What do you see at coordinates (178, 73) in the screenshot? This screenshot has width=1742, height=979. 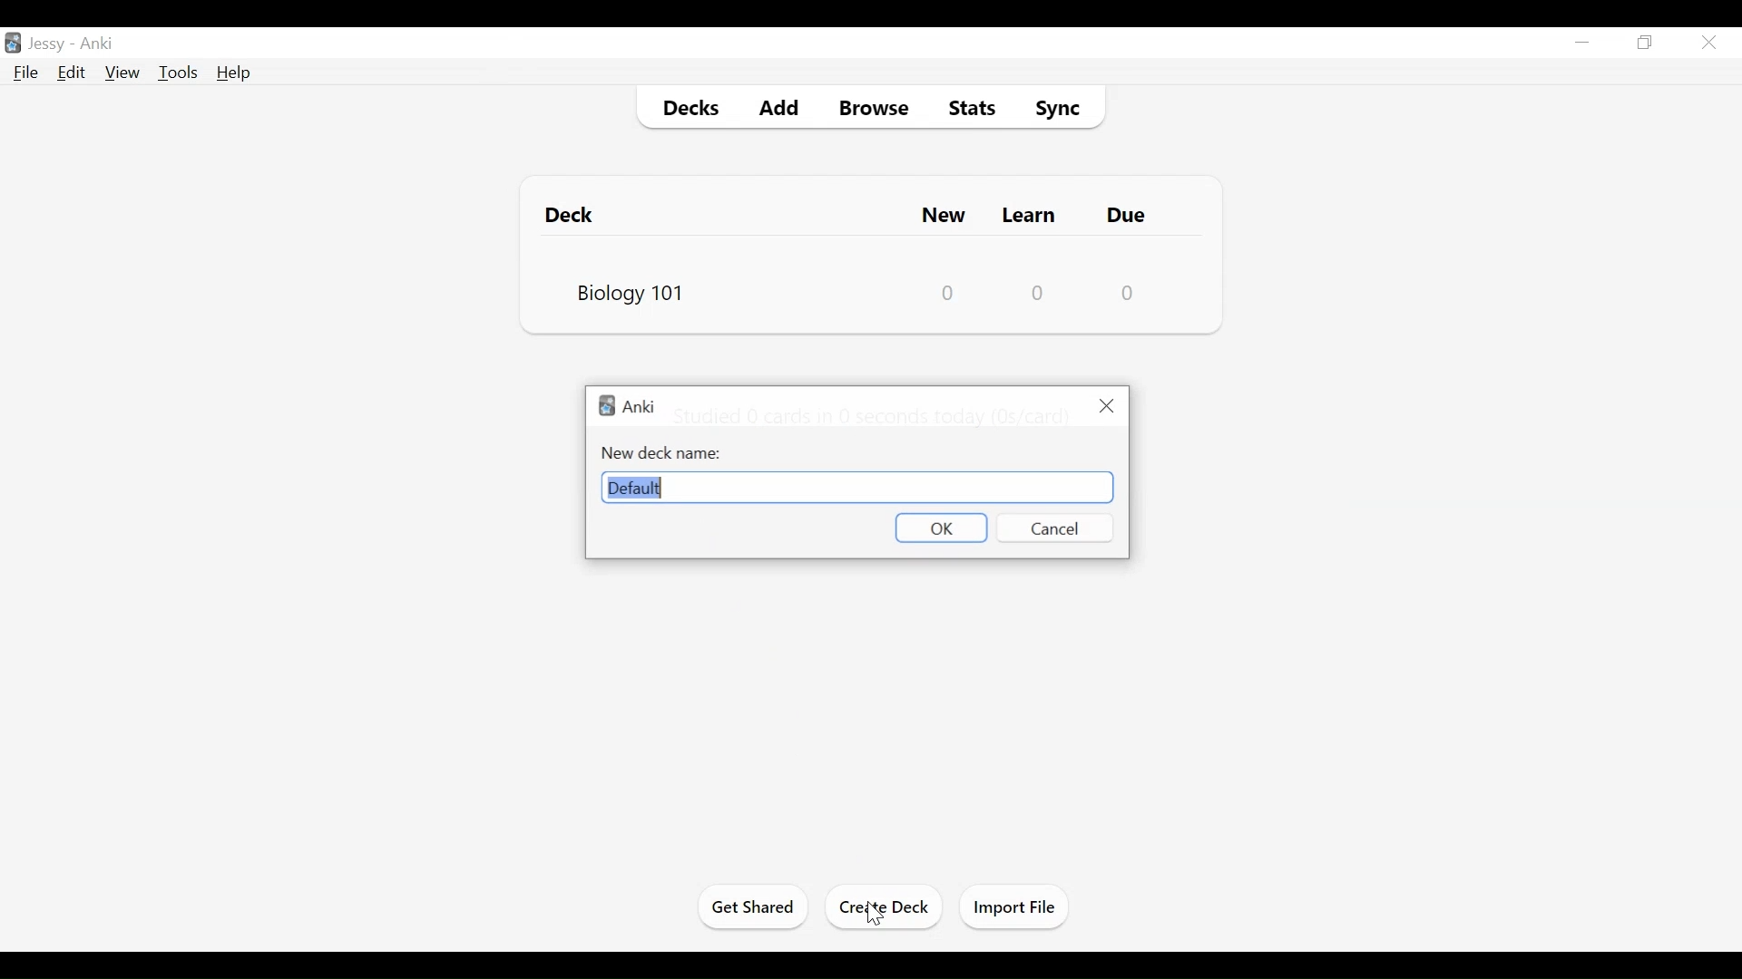 I see `Tools` at bounding box center [178, 73].